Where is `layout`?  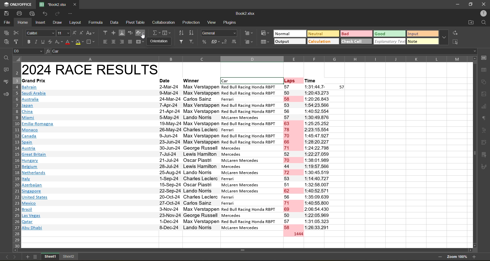 layout is located at coordinates (75, 23).